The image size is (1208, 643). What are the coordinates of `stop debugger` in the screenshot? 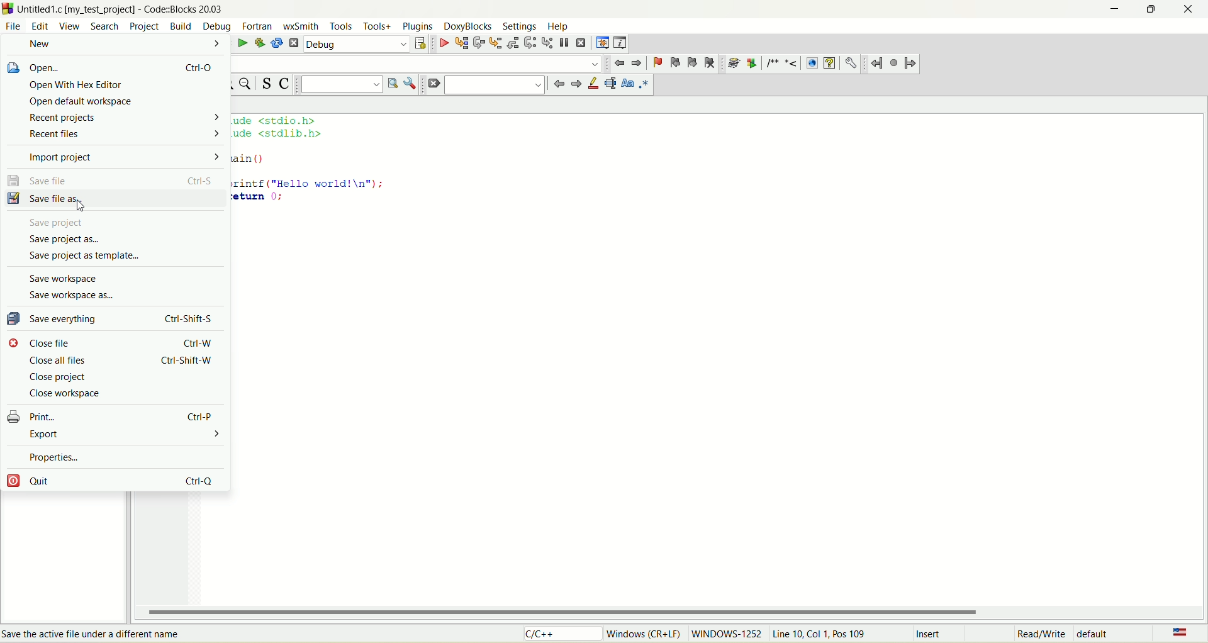 It's located at (582, 43).